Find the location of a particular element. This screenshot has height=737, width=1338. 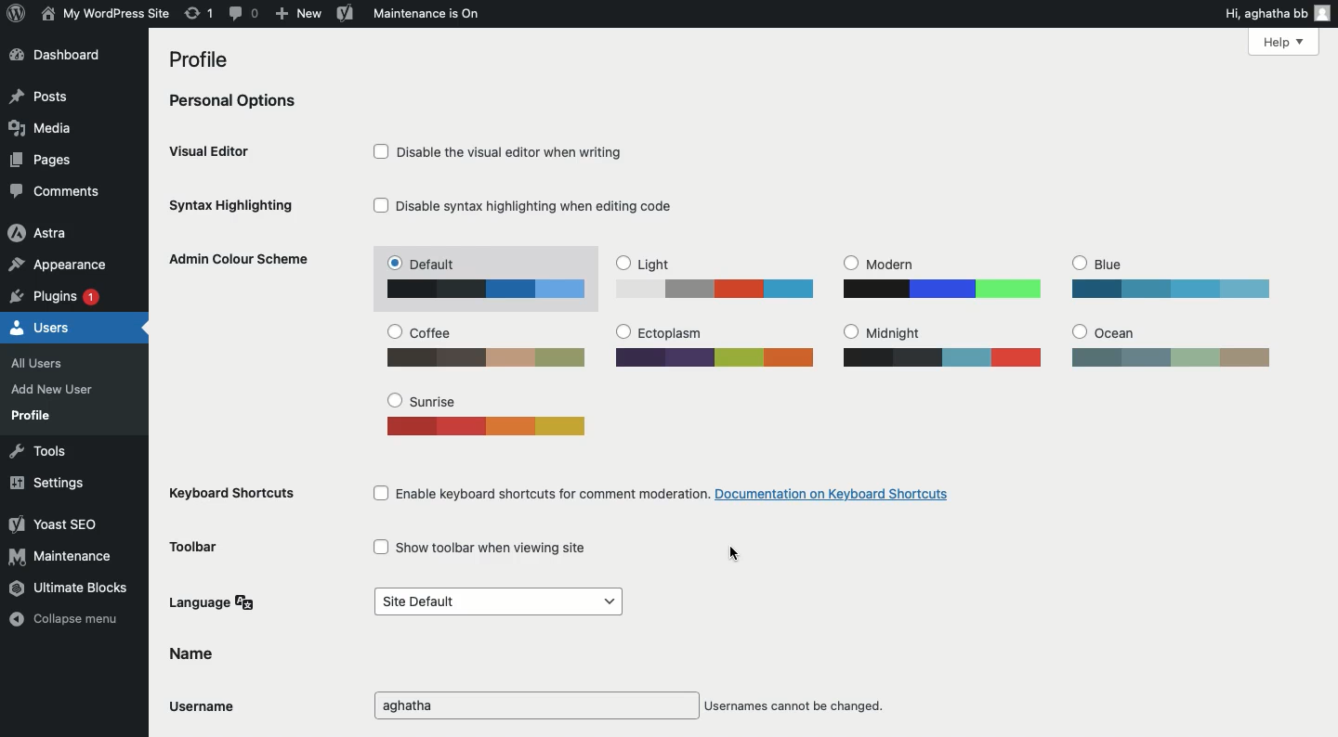

Midnight is located at coordinates (946, 345).